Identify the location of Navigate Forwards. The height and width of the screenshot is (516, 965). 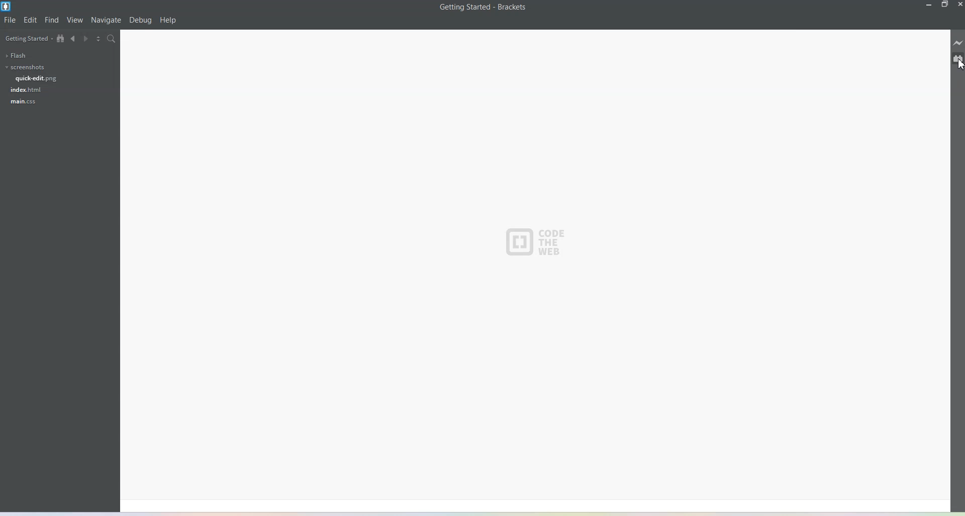
(88, 40).